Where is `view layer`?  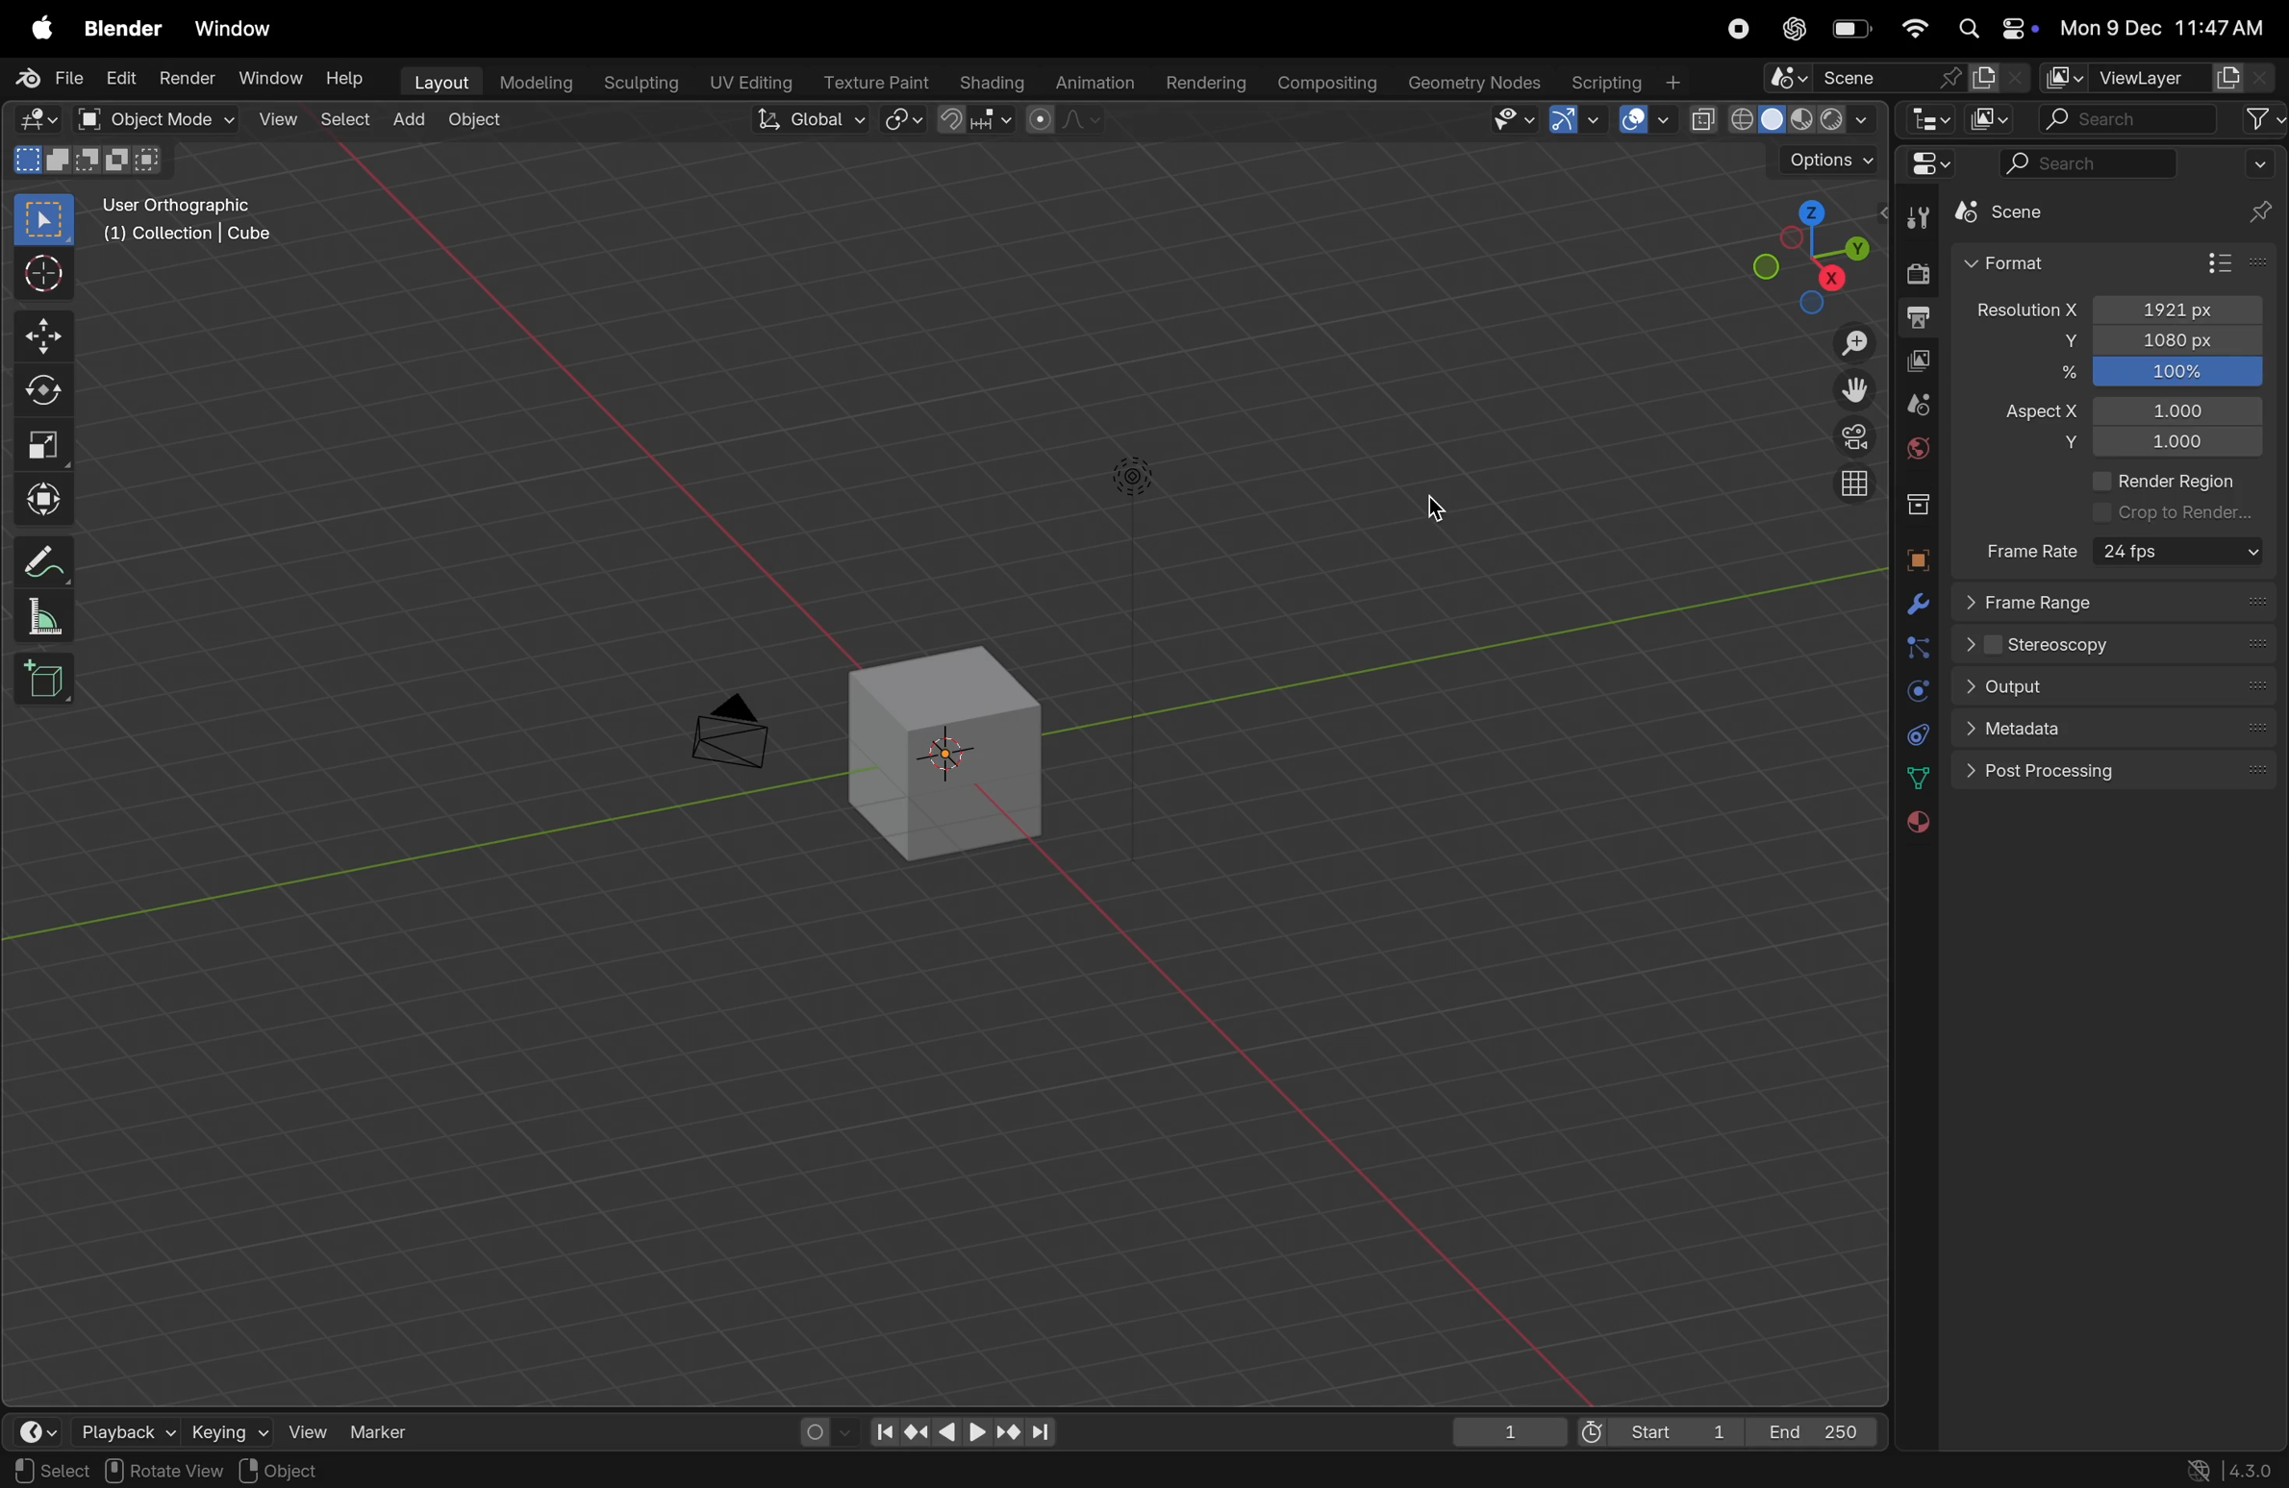
view layer is located at coordinates (1921, 360).